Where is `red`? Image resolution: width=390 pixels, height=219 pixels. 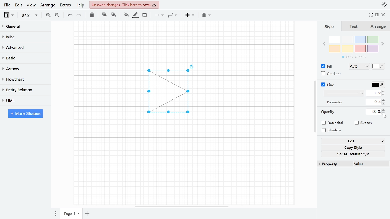 red is located at coordinates (360, 49).